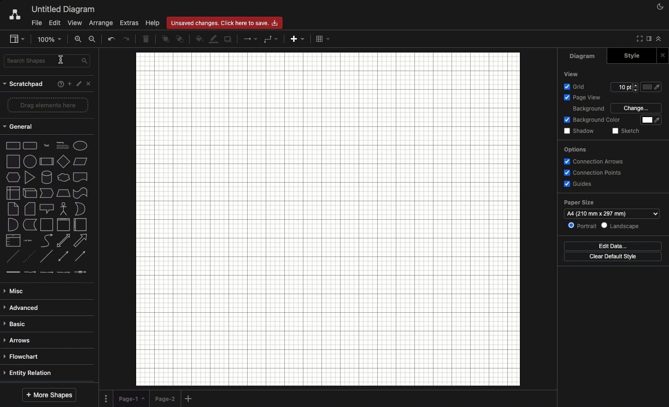 Image resolution: width=669 pixels, height=407 pixels. I want to click on Zoom, so click(50, 39).